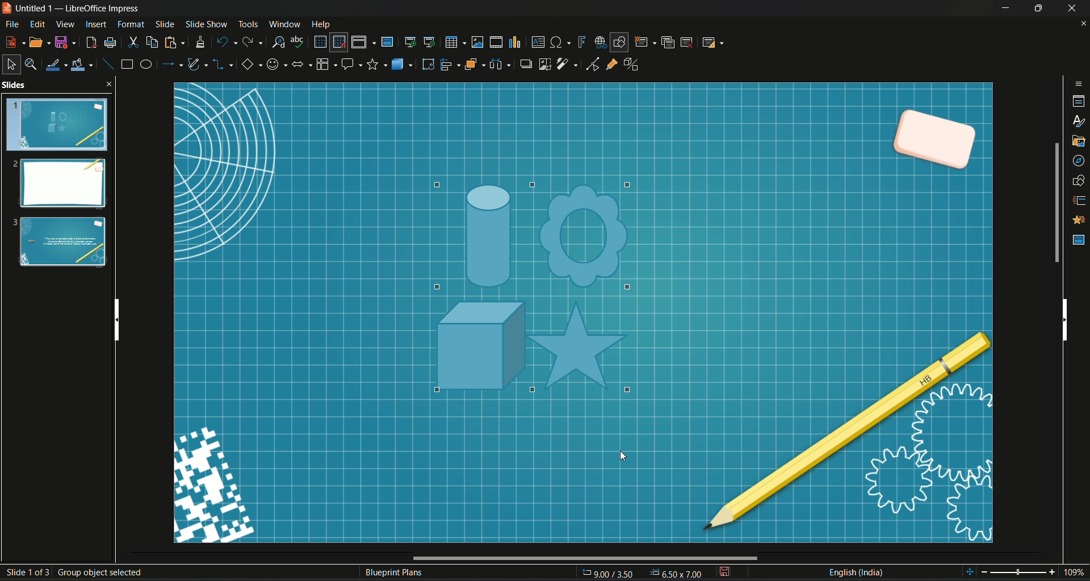 The height and width of the screenshot is (581, 1090). What do you see at coordinates (171, 64) in the screenshot?
I see `lines and arrow` at bounding box center [171, 64].